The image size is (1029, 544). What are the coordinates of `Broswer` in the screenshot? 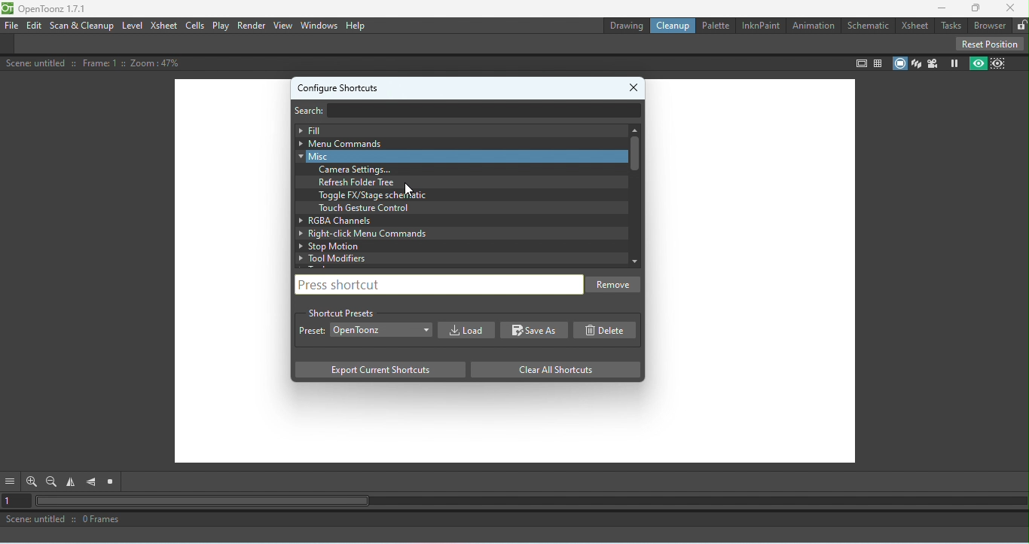 It's located at (991, 25).